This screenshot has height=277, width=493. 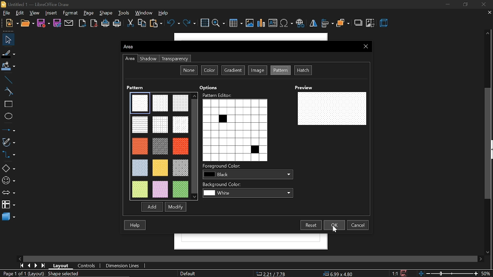 What do you see at coordinates (386, 23) in the screenshot?
I see `3d effect` at bounding box center [386, 23].